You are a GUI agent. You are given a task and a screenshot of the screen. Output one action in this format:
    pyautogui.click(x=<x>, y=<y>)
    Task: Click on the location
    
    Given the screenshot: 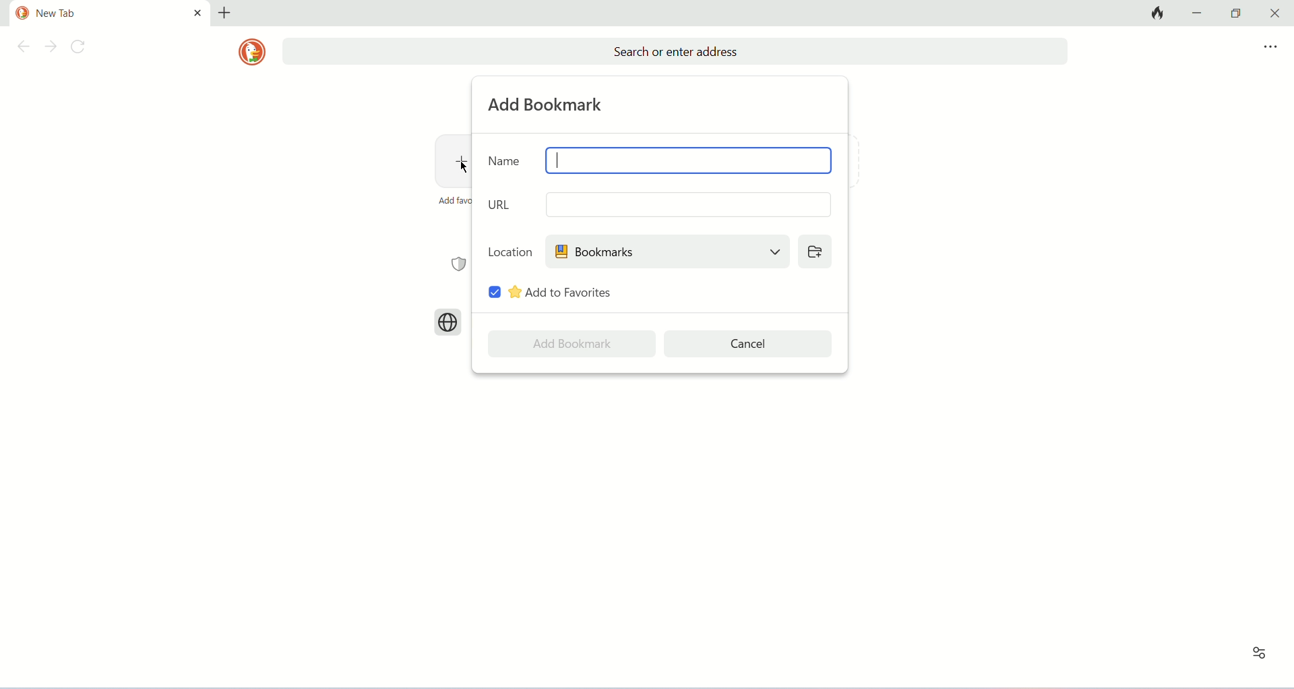 What is the action you would take?
    pyautogui.click(x=510, y=251)
    